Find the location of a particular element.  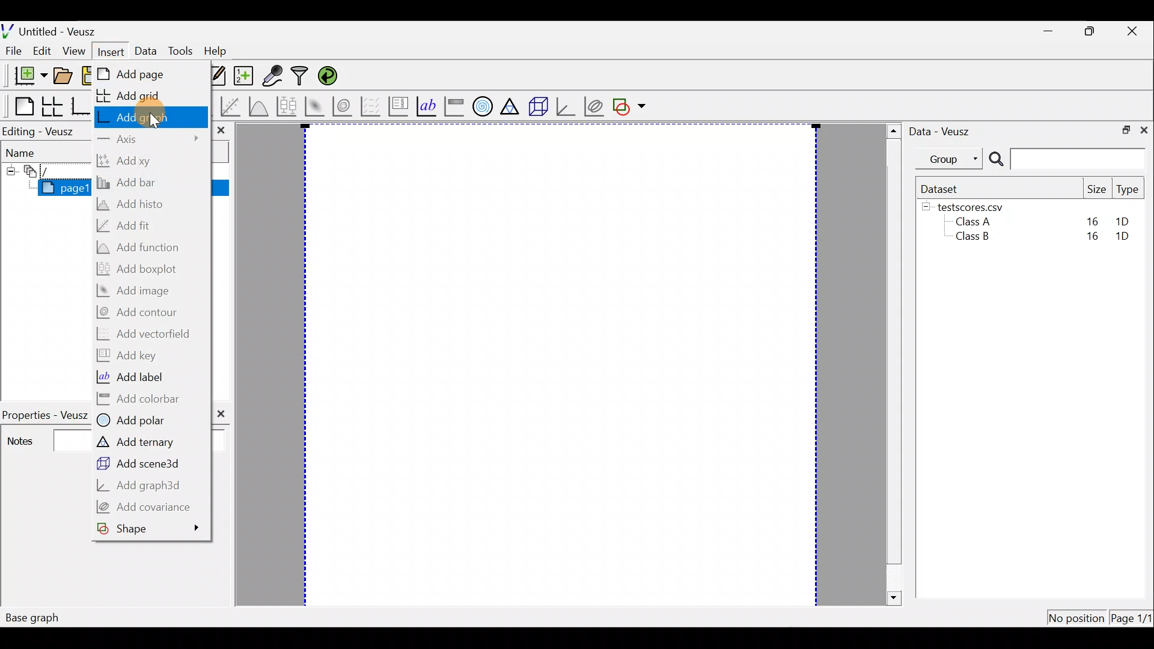

Base graph is located at coordinates (81, 105).